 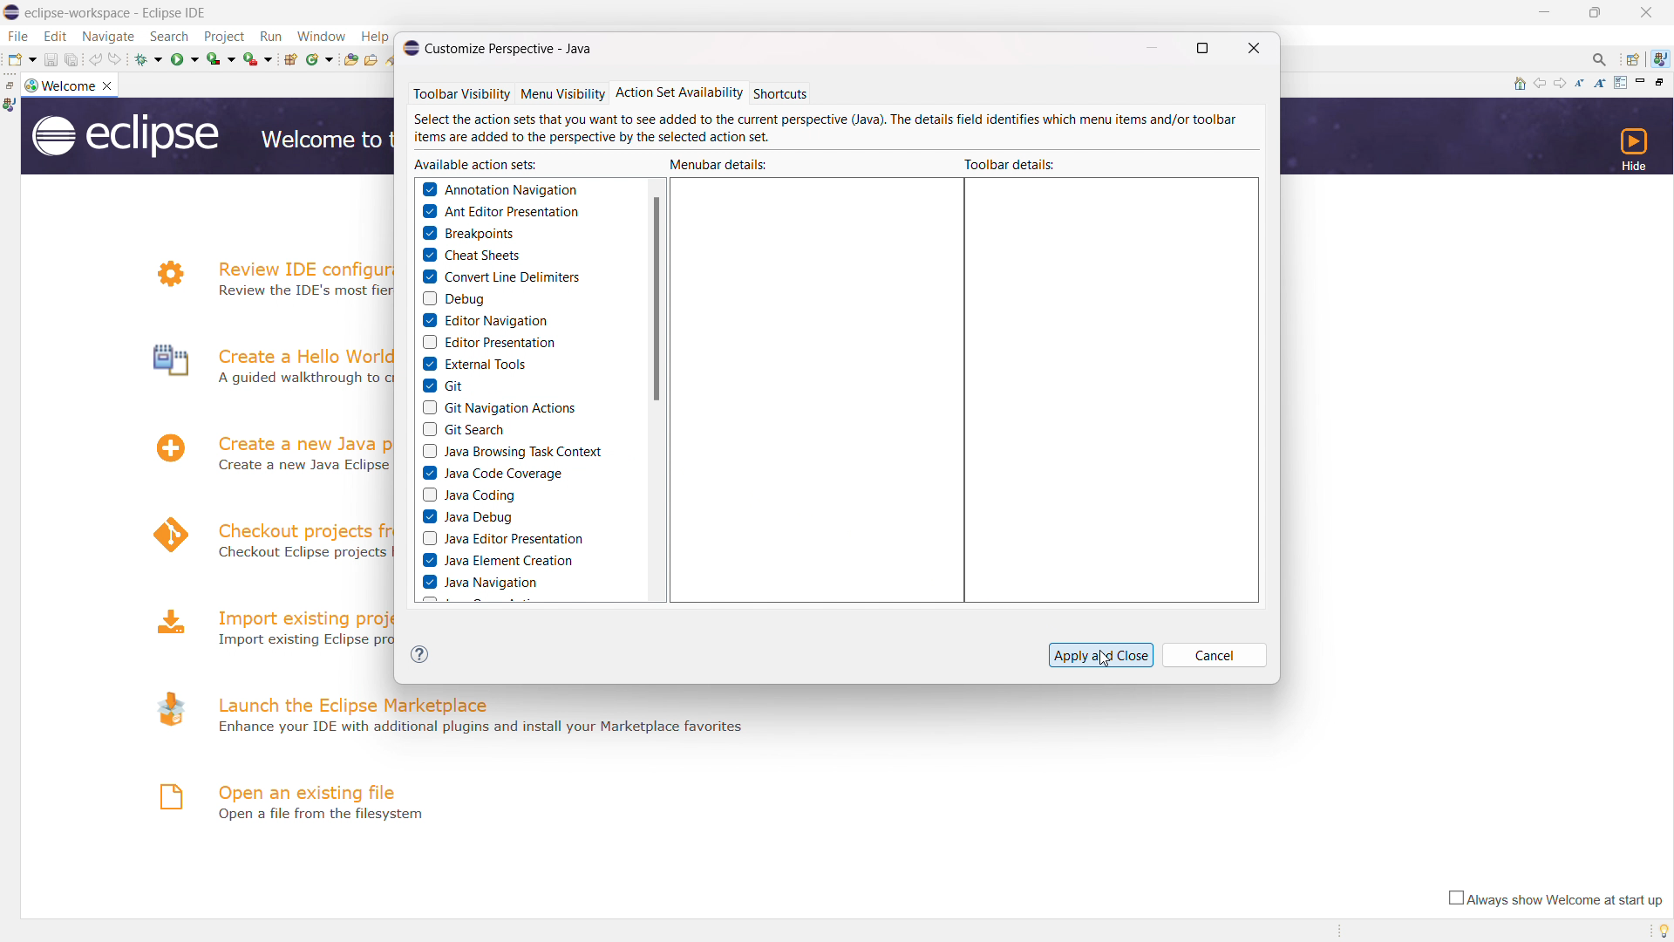 I want to click on edit, so click(x=55, y=36).